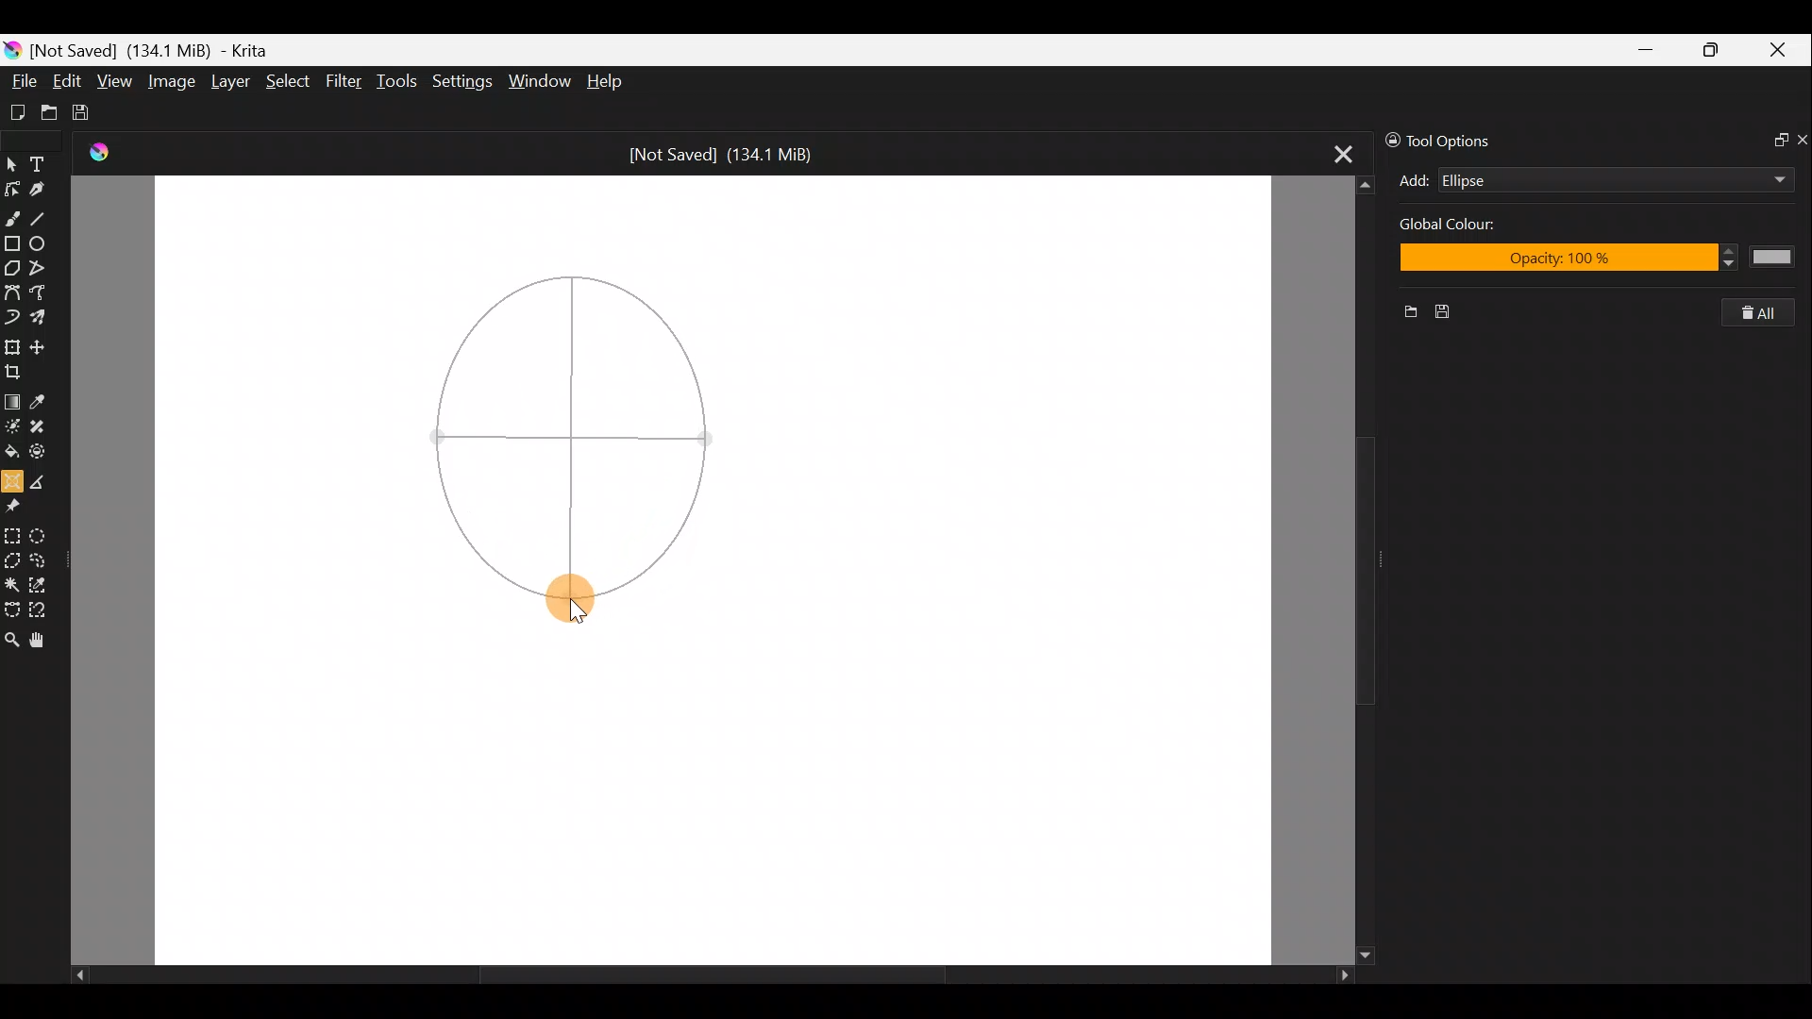 The height and width of the screenshot is (1019, 1812). I want to click on Create new document, so click(16, 110).